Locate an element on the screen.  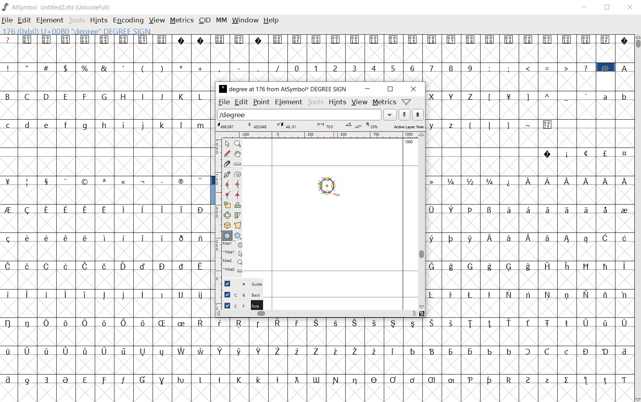
empty glyph slots is located at coordinates (529, 139).